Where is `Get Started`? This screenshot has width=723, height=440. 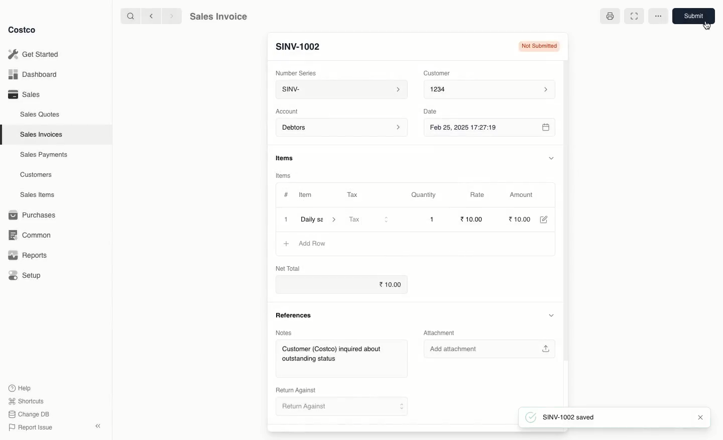 Get Started is located at coordinates (37, 54).